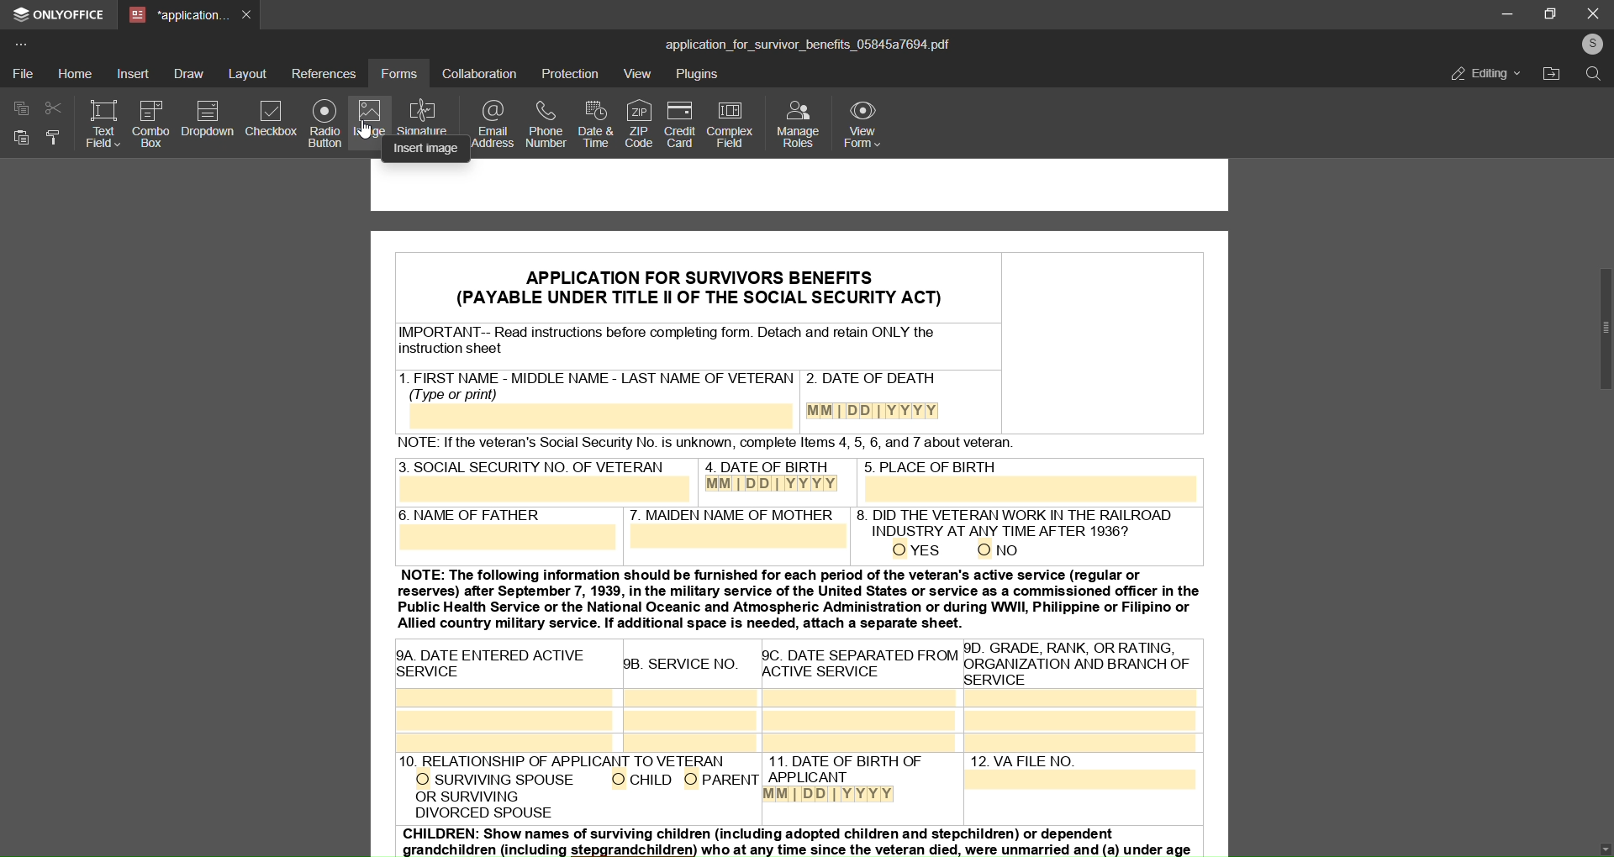  I want to click on more, so click(24, 43).